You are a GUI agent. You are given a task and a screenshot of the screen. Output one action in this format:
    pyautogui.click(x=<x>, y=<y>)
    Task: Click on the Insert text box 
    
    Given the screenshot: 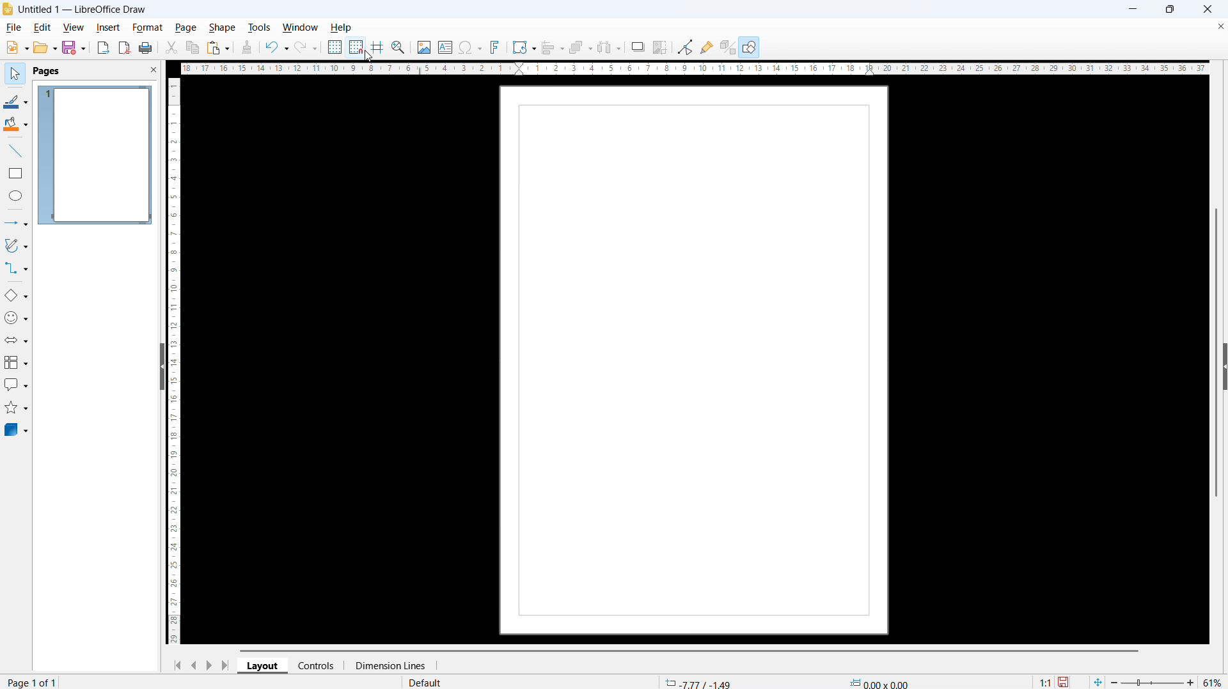 What is the action you would take?
    pyautogui.click(x=445, y=47)
    